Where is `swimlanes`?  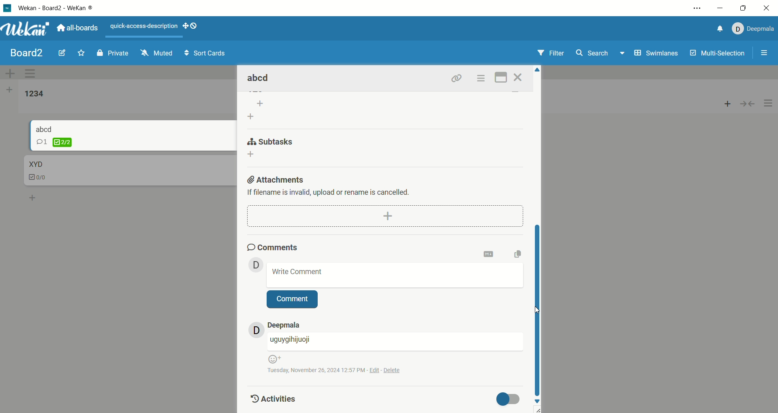 swimlanes is located at coordinates (657, 54).